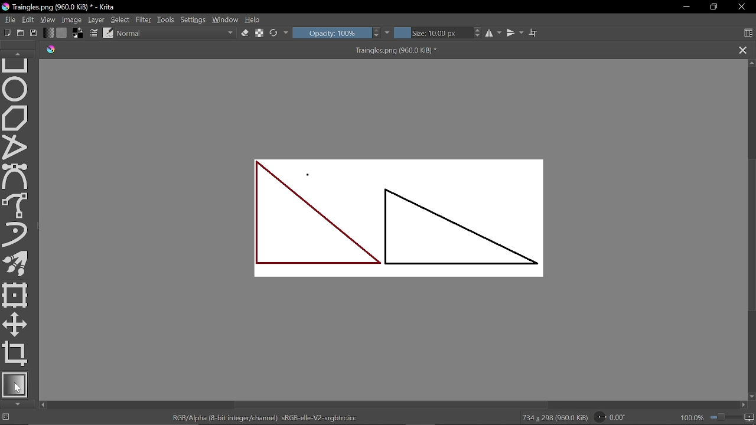 This screenshot has height=425, width=756. I want to click on Settings, so click(194, 19).